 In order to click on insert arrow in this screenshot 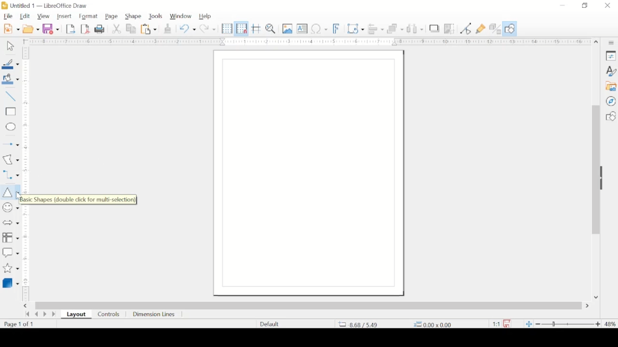, I will do `click(10, 143)`.